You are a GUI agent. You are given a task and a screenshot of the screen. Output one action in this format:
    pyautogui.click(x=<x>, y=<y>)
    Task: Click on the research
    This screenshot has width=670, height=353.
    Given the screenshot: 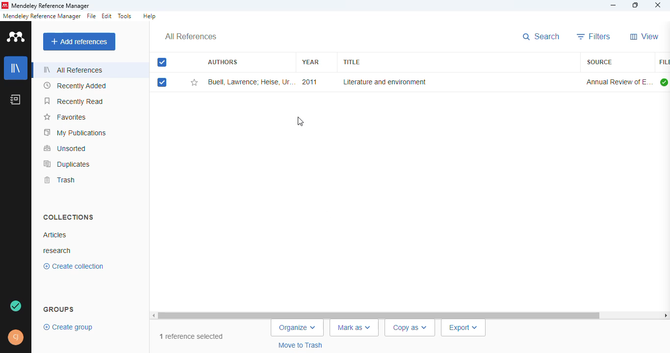 What is the action you would take?
    pyautogui.click(x=74, y=250)
    